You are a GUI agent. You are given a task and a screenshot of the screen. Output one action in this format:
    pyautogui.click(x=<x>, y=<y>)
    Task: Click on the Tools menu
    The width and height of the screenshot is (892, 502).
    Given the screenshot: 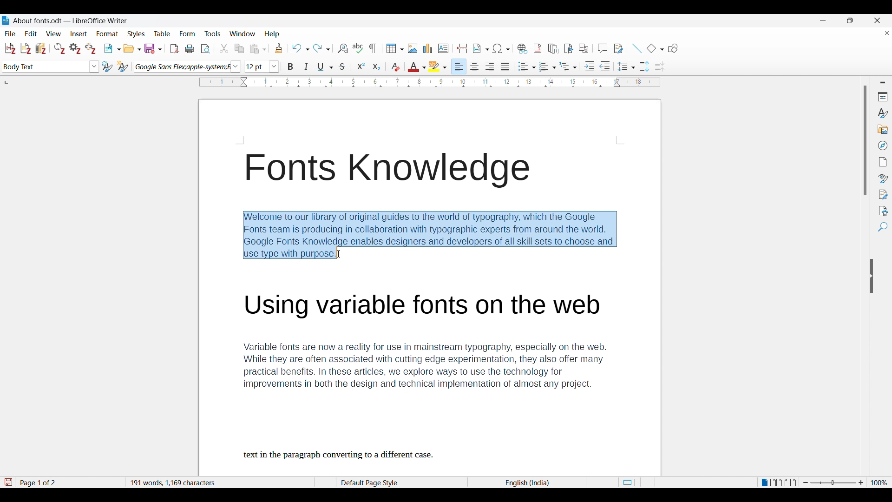 What is the action you would take?
    pyautogui.click(x=212, y=33)
    